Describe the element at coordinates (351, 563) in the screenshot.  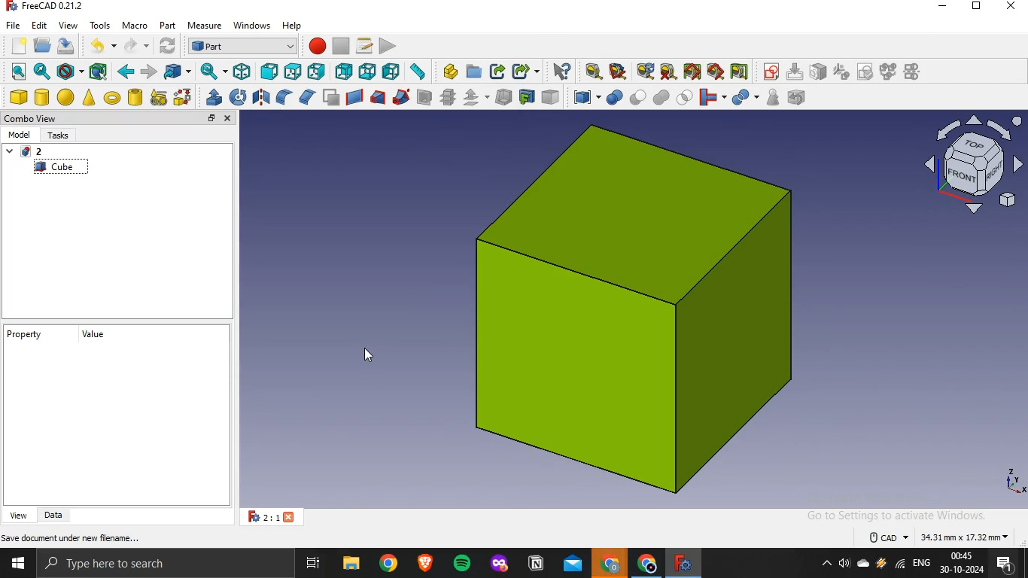
I see `file explorer` at that location.